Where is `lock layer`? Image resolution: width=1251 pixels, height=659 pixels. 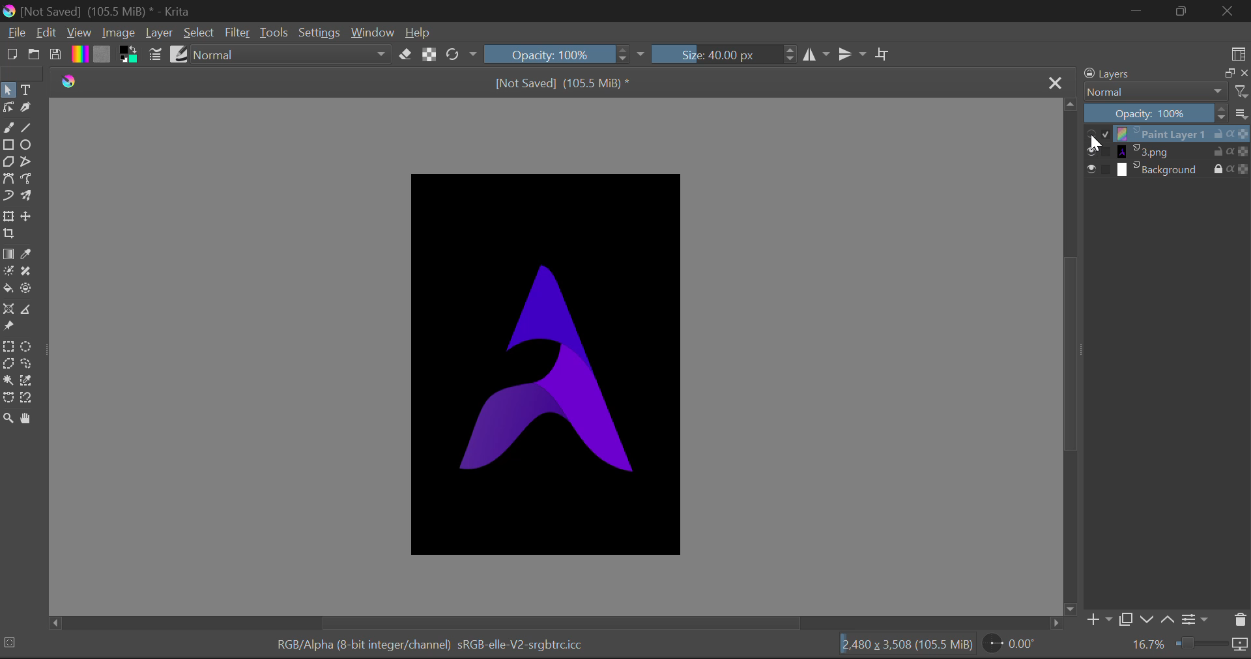
lock layer is located at coordinates (1222, 167).